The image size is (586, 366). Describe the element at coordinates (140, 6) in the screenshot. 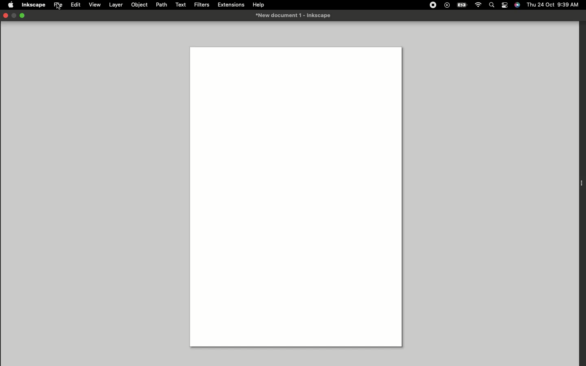

I see `Object` at that location.